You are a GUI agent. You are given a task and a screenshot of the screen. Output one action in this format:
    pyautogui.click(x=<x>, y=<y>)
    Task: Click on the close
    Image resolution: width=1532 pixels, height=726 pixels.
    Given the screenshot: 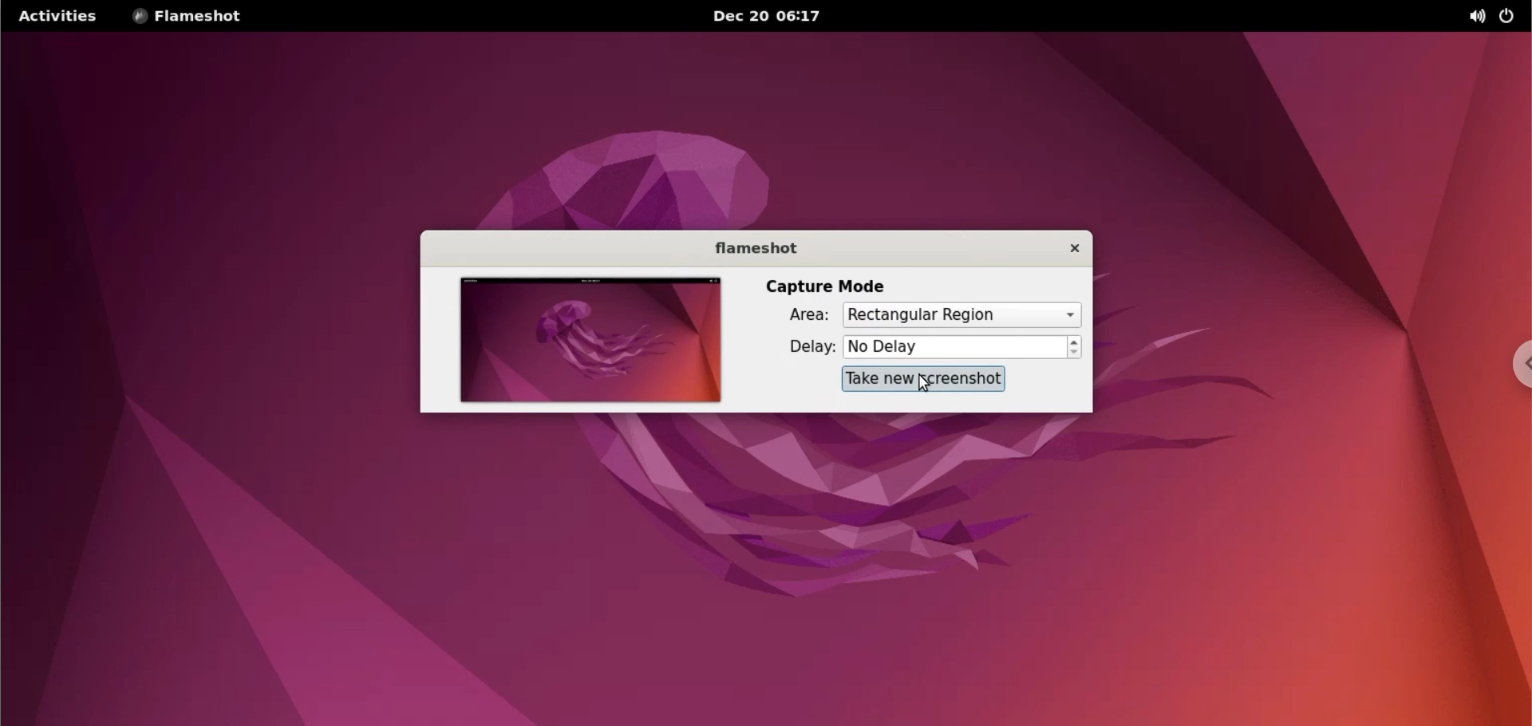 What is the action you would take?
    pyautogui.click(x=1064, y=251)
    